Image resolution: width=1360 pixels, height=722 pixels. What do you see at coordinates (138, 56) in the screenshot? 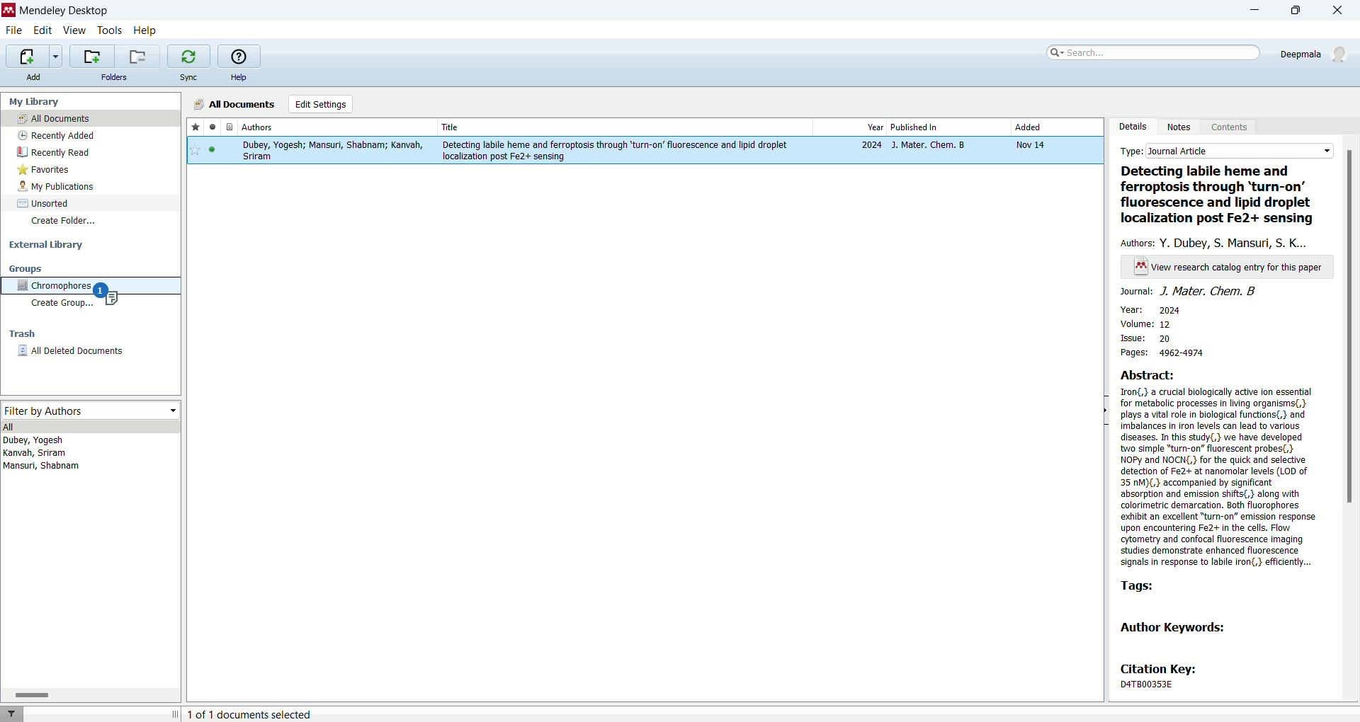
I see `remove current library` at bounding box center [138, 56].